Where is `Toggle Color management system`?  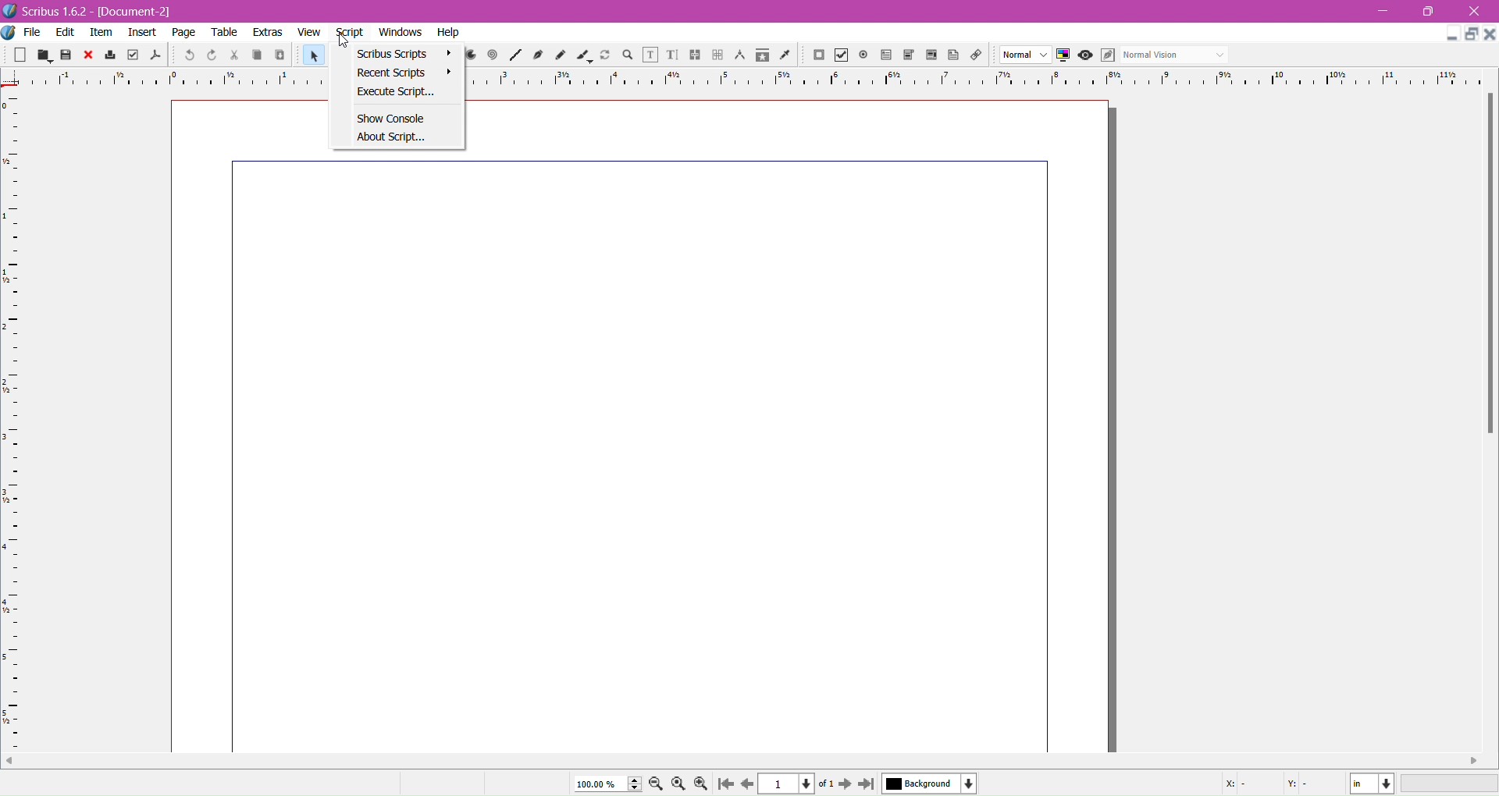 Toggle Color management system is located at coordinates (1063, 55).